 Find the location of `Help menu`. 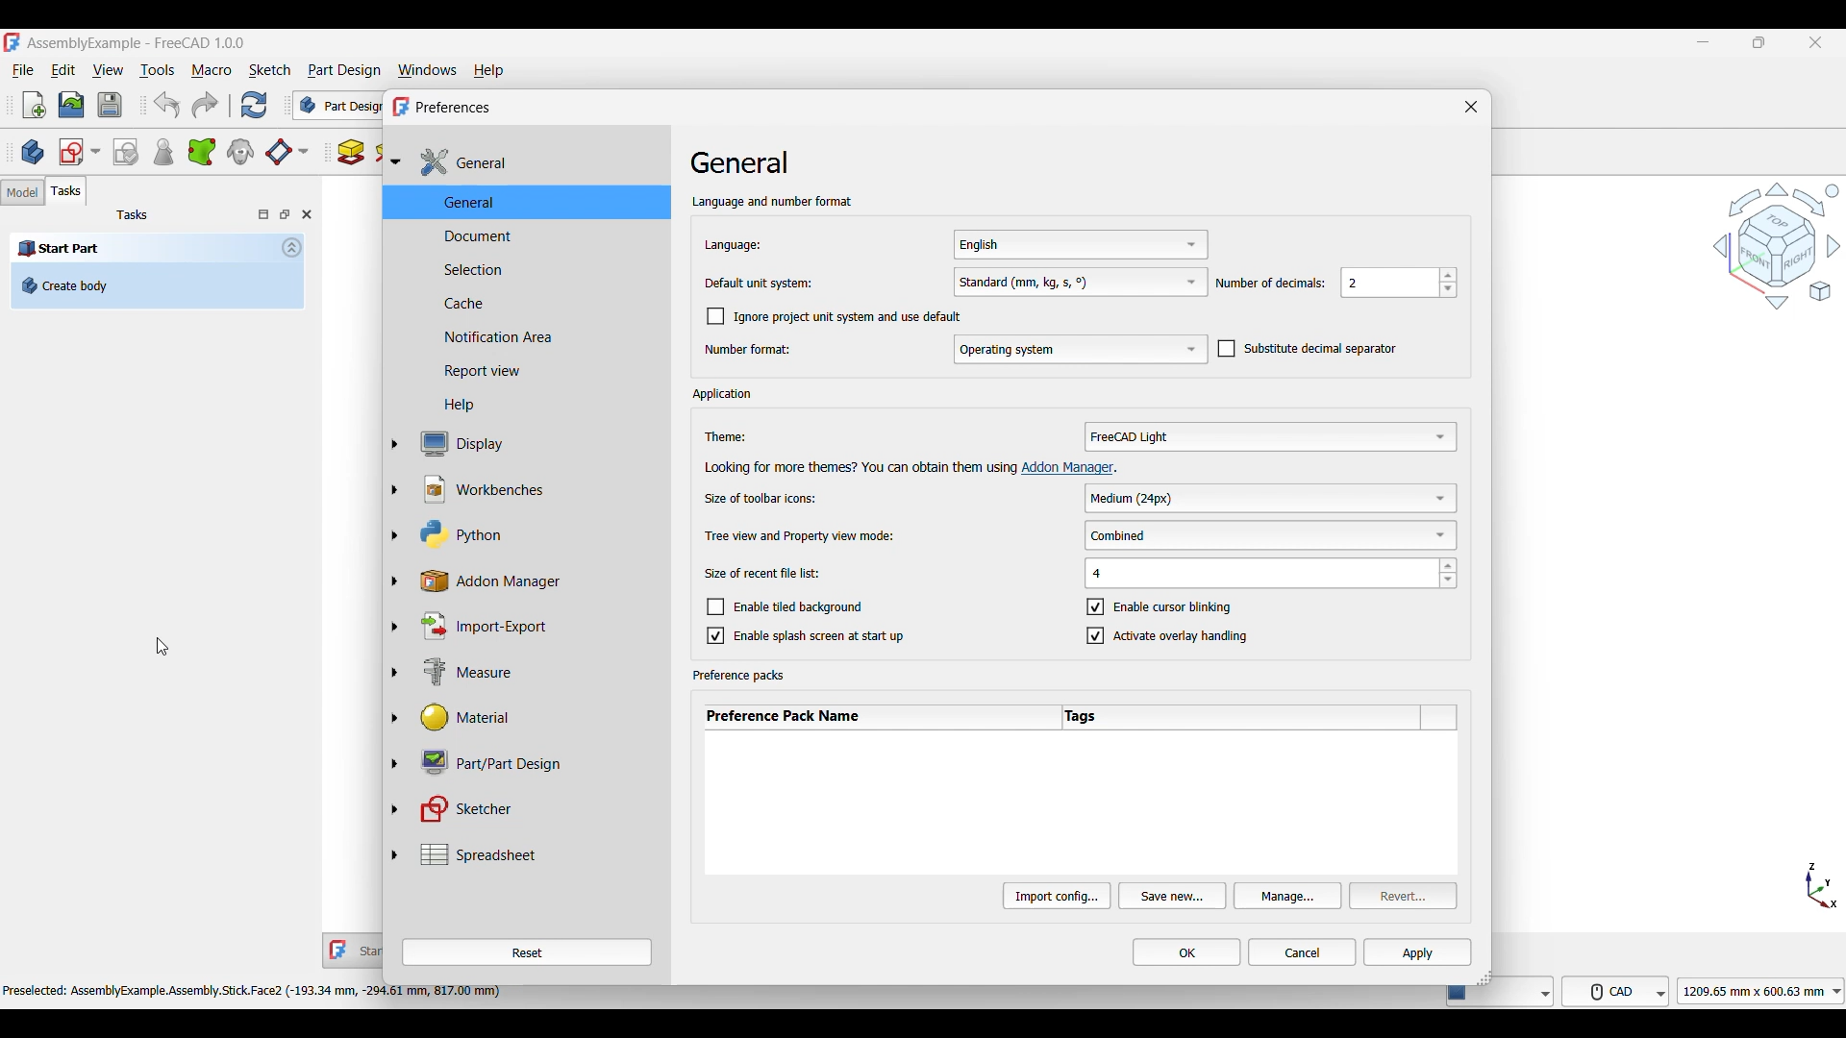

Help menu is located at coordinates (488, 71).